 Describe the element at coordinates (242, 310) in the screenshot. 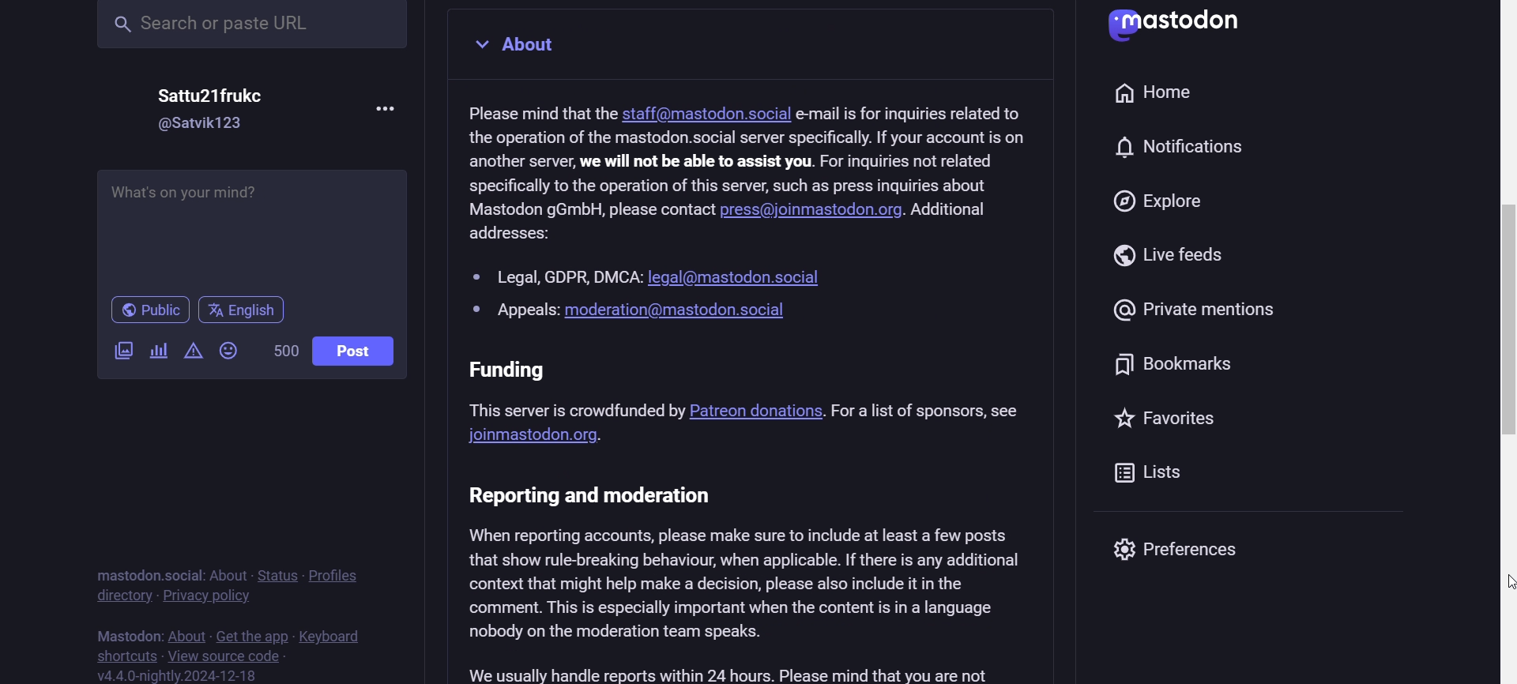

I see `english` at that location.